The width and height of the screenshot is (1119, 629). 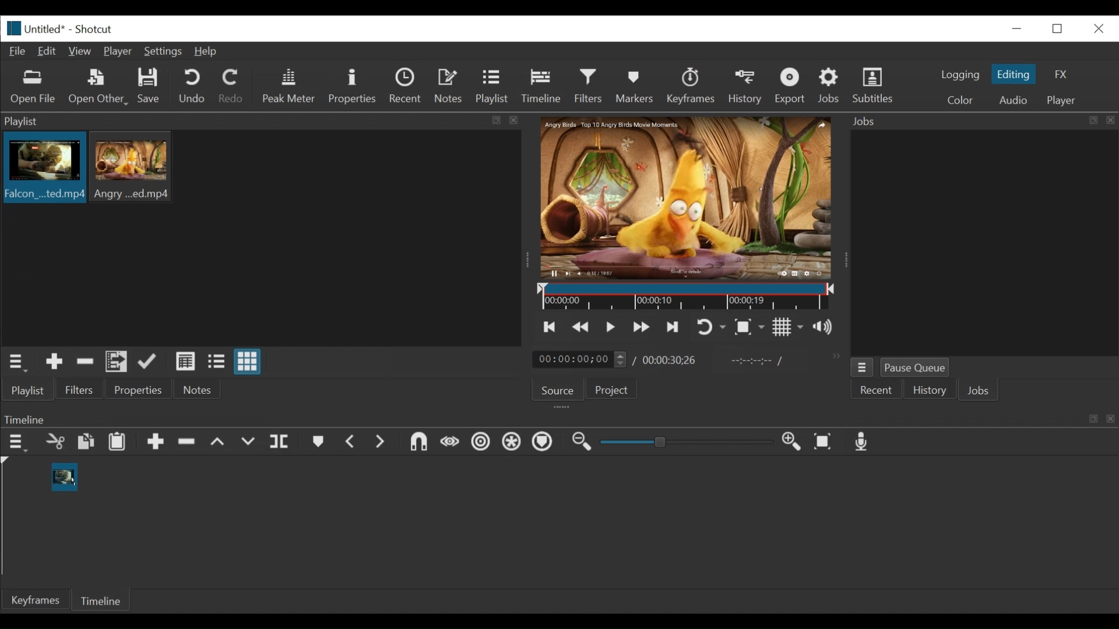 I want to click on Total duration, so click(x=673, y=360).